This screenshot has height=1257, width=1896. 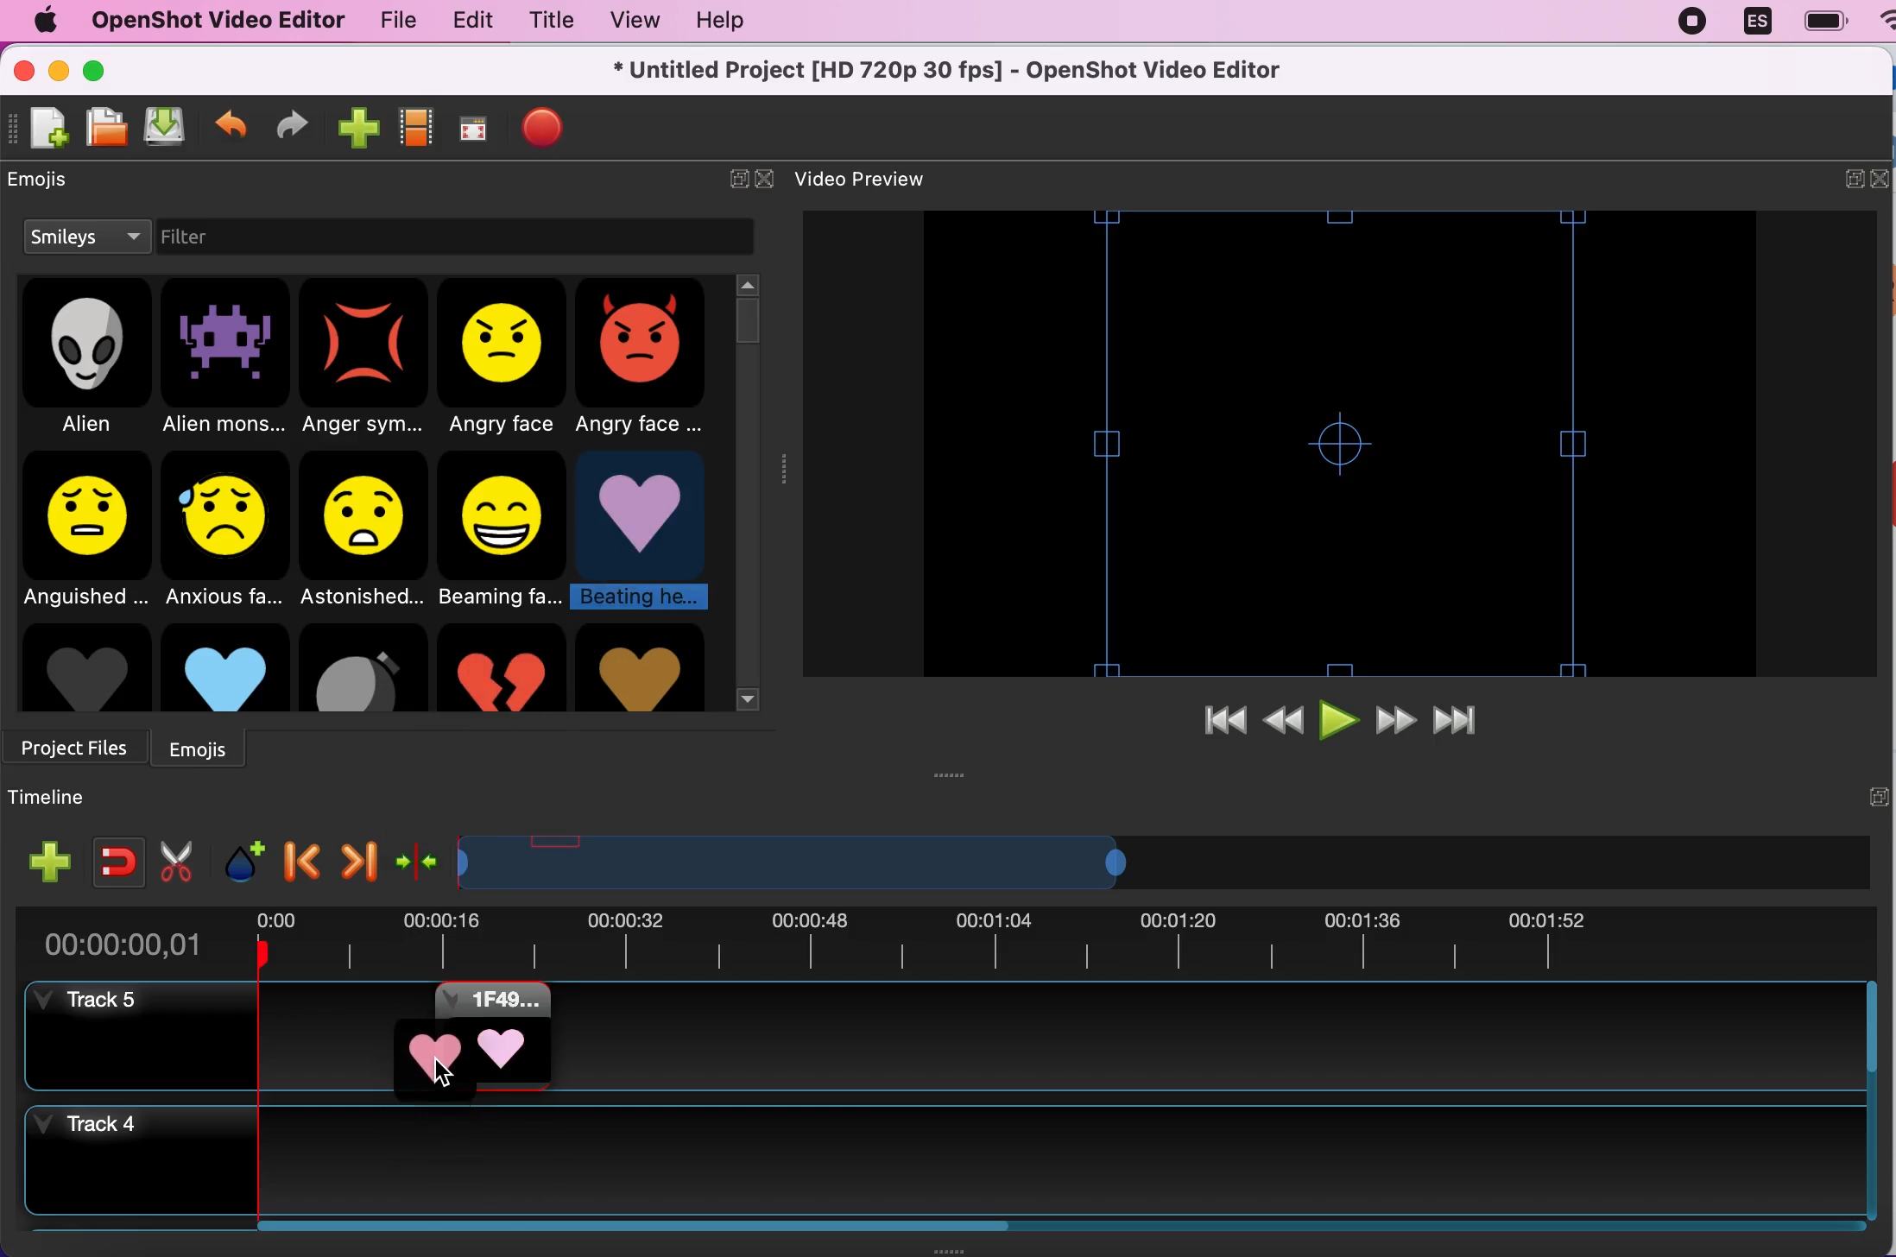 I want to click on Expand/Shrink timeline view, so click(x=799, y=862).